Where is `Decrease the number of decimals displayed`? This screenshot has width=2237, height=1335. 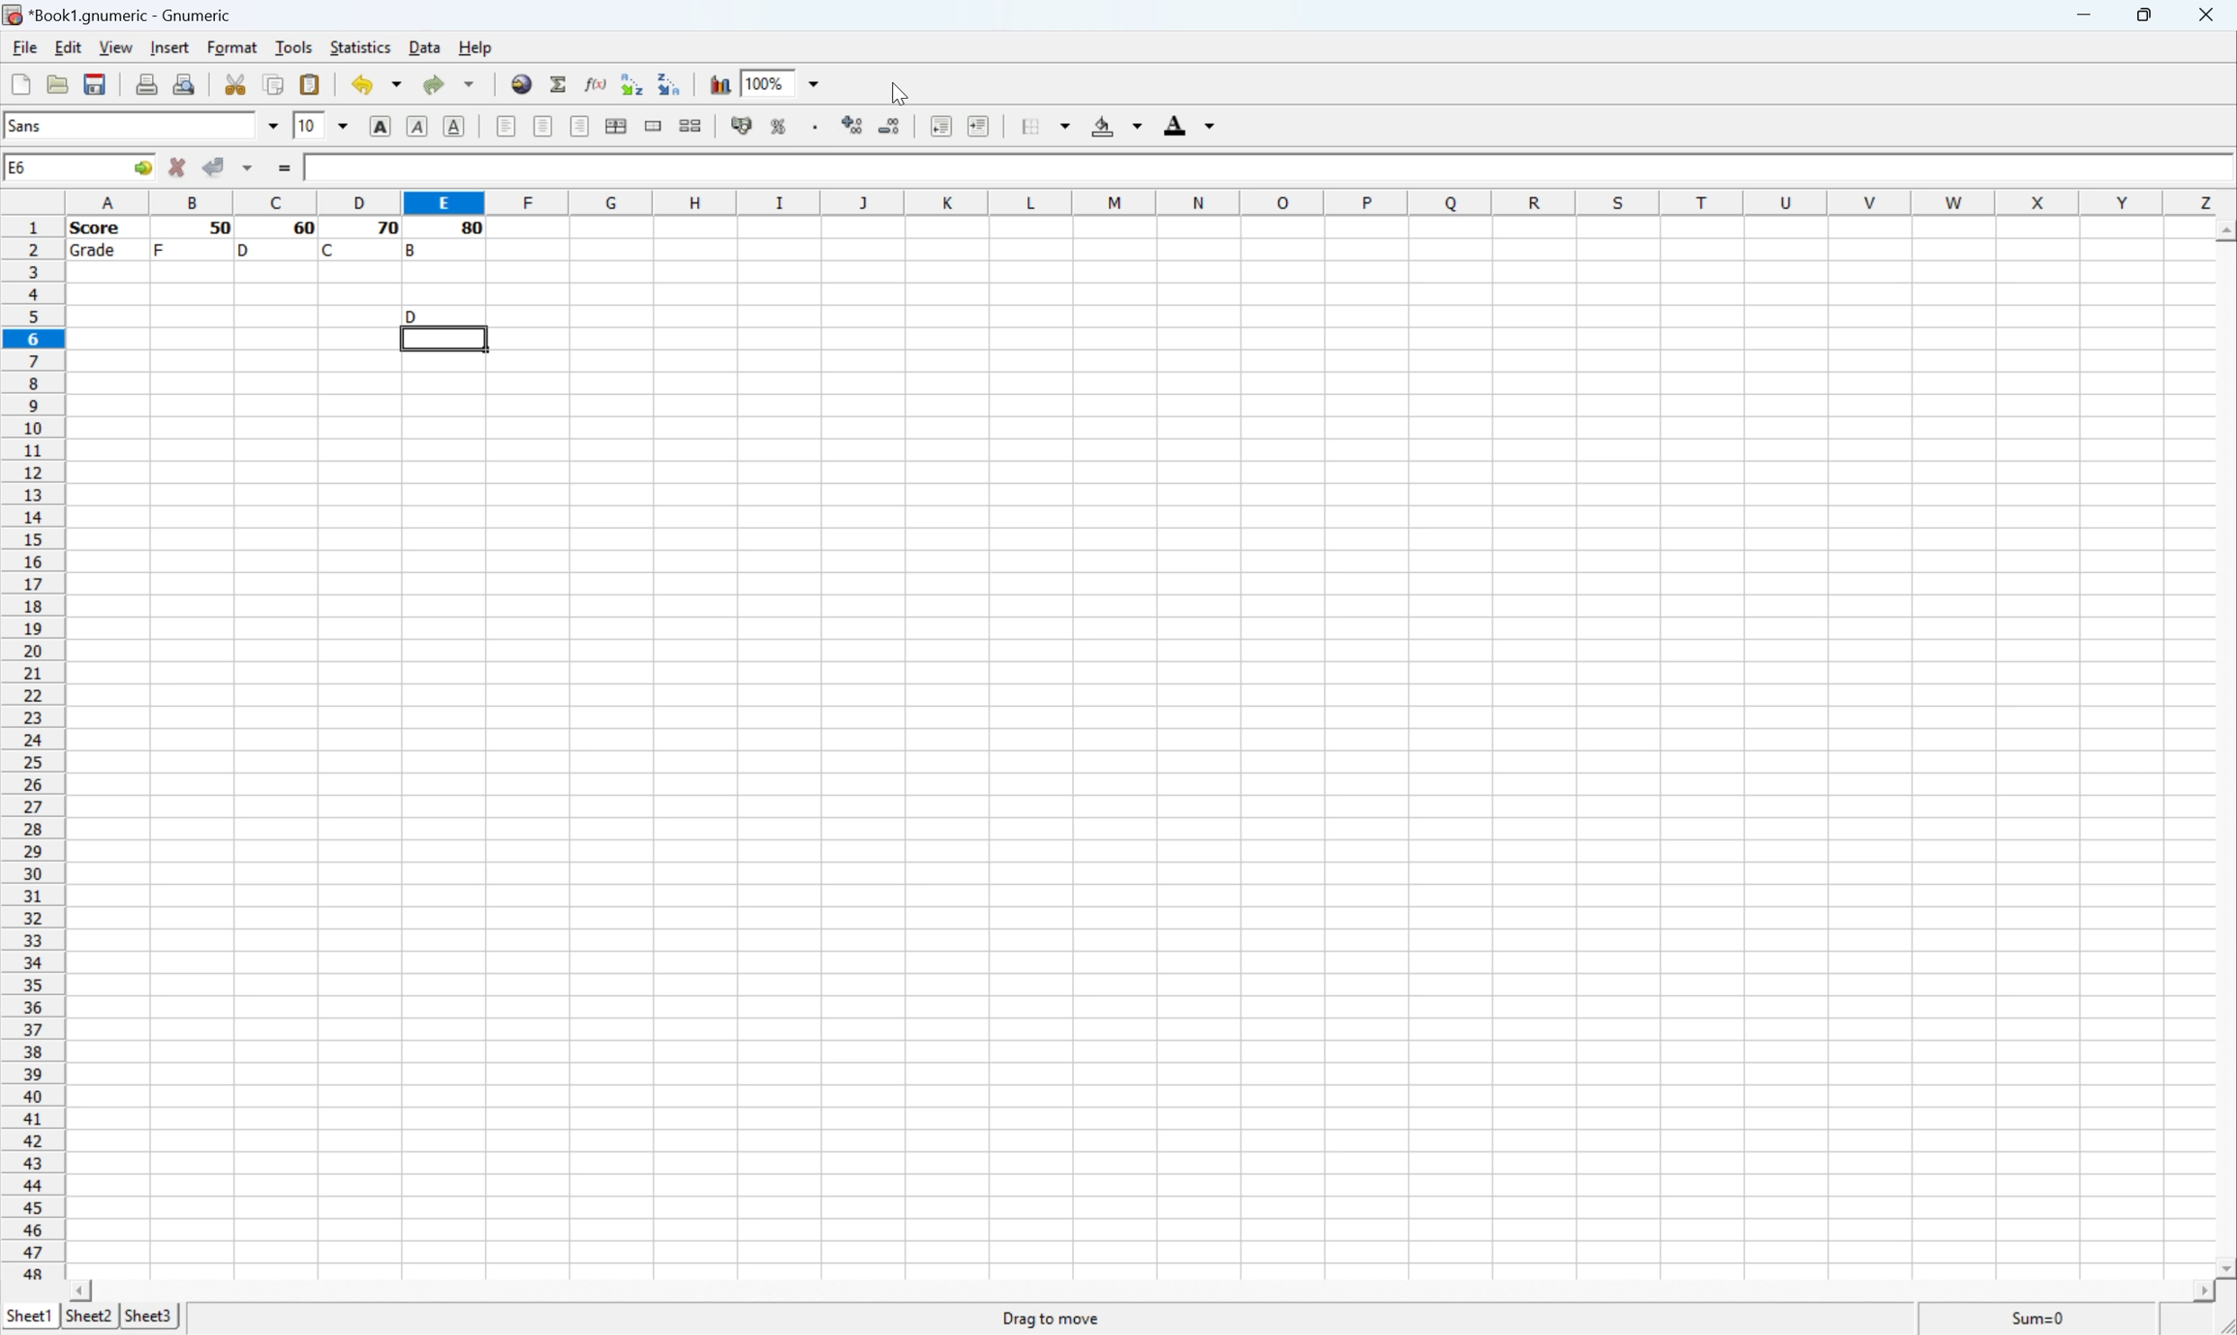 Decrease the number of decimals displayed is located at coordinates (890, 126).